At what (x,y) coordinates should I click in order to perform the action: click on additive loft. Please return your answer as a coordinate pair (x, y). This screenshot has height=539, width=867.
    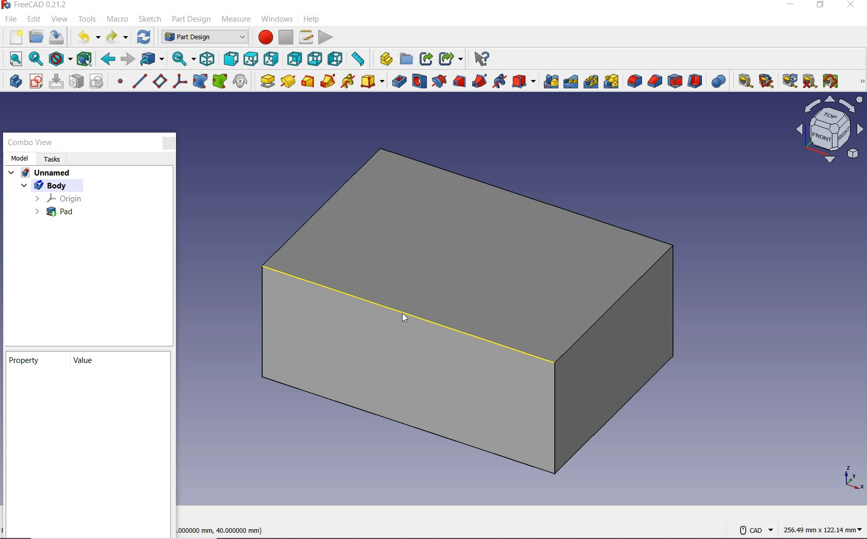
    Looking at the image, I should click on (308, 82).